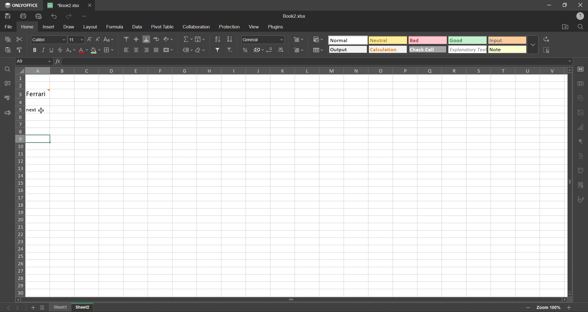 This screenshot has height=312, width=588. Describe the element at coordinates (126, 50) in the screenshot. I see `align left` at that location.